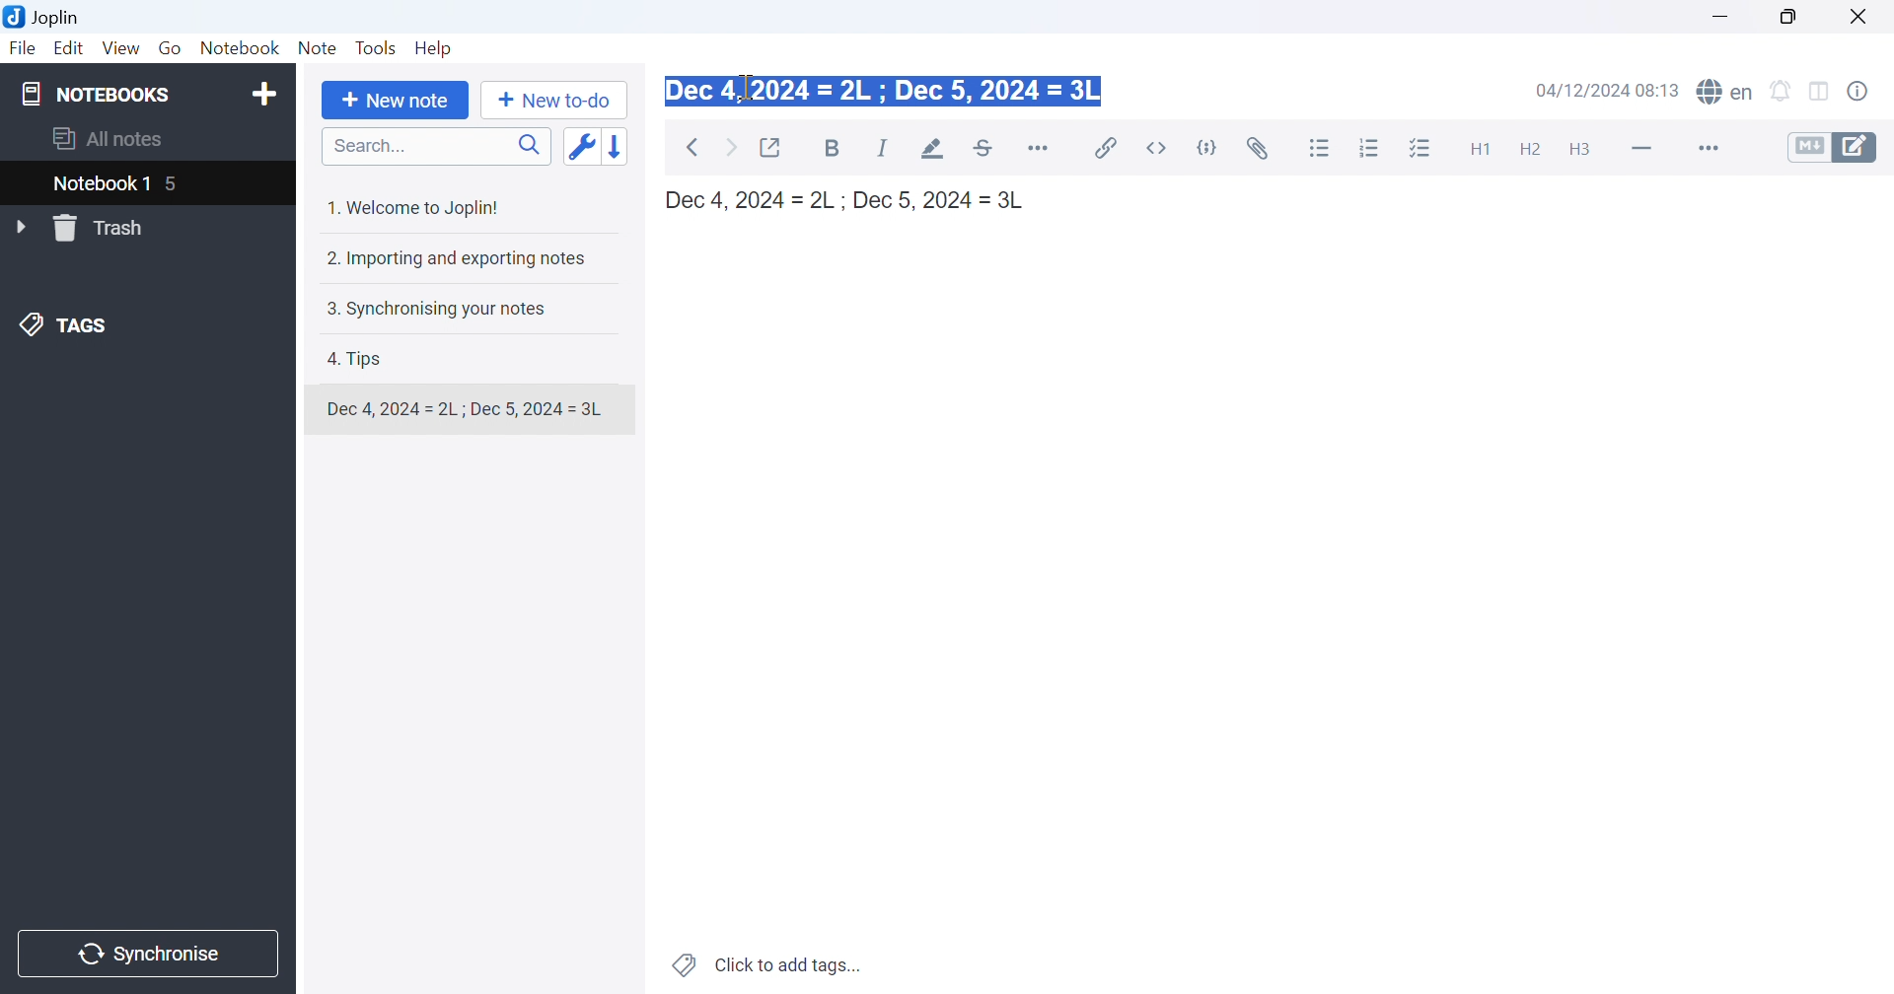 The height and width of the screenshot is (994, 1894). I want to click on Note, so click(319, 49).